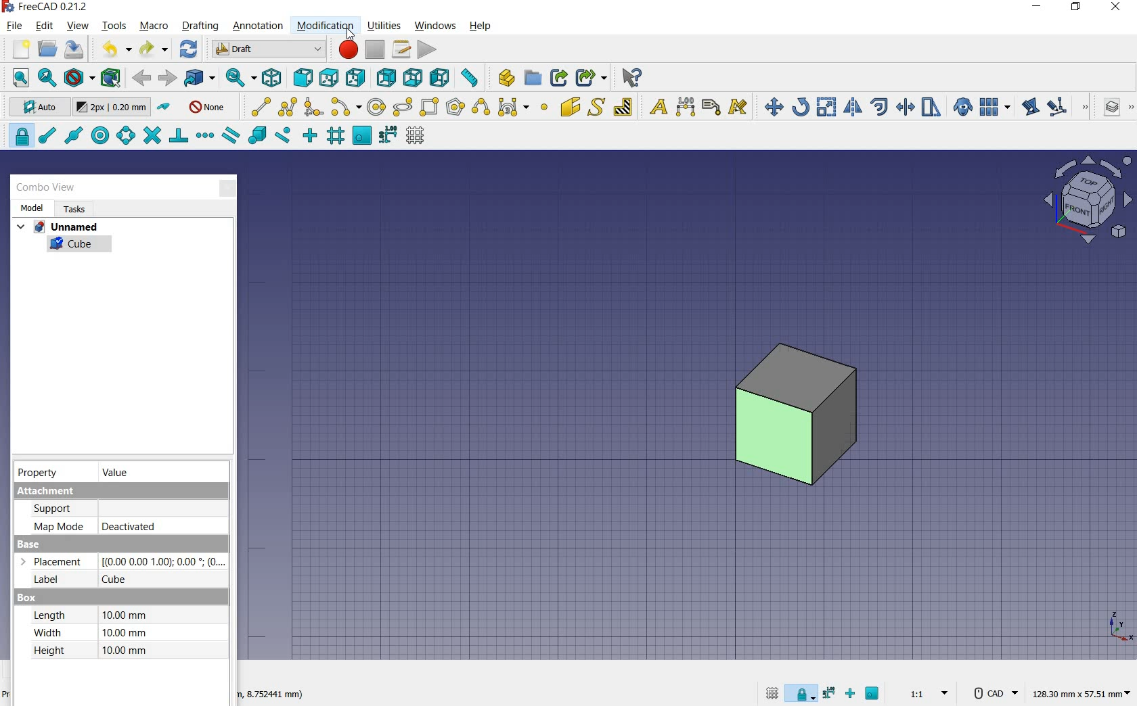  I want to click on toggle construction mode, so click(165, 108).